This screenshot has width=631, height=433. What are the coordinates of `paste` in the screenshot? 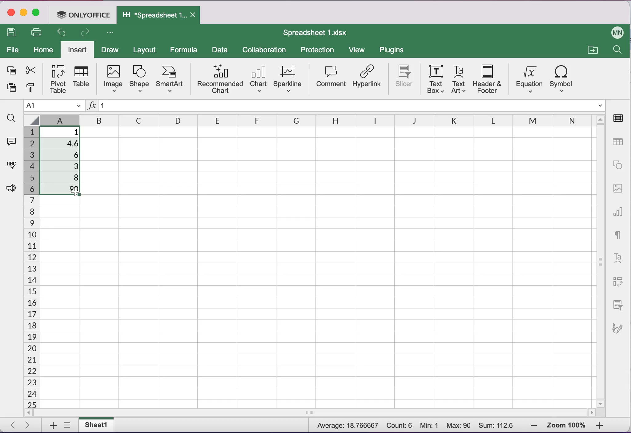 It's located at (11, 89).